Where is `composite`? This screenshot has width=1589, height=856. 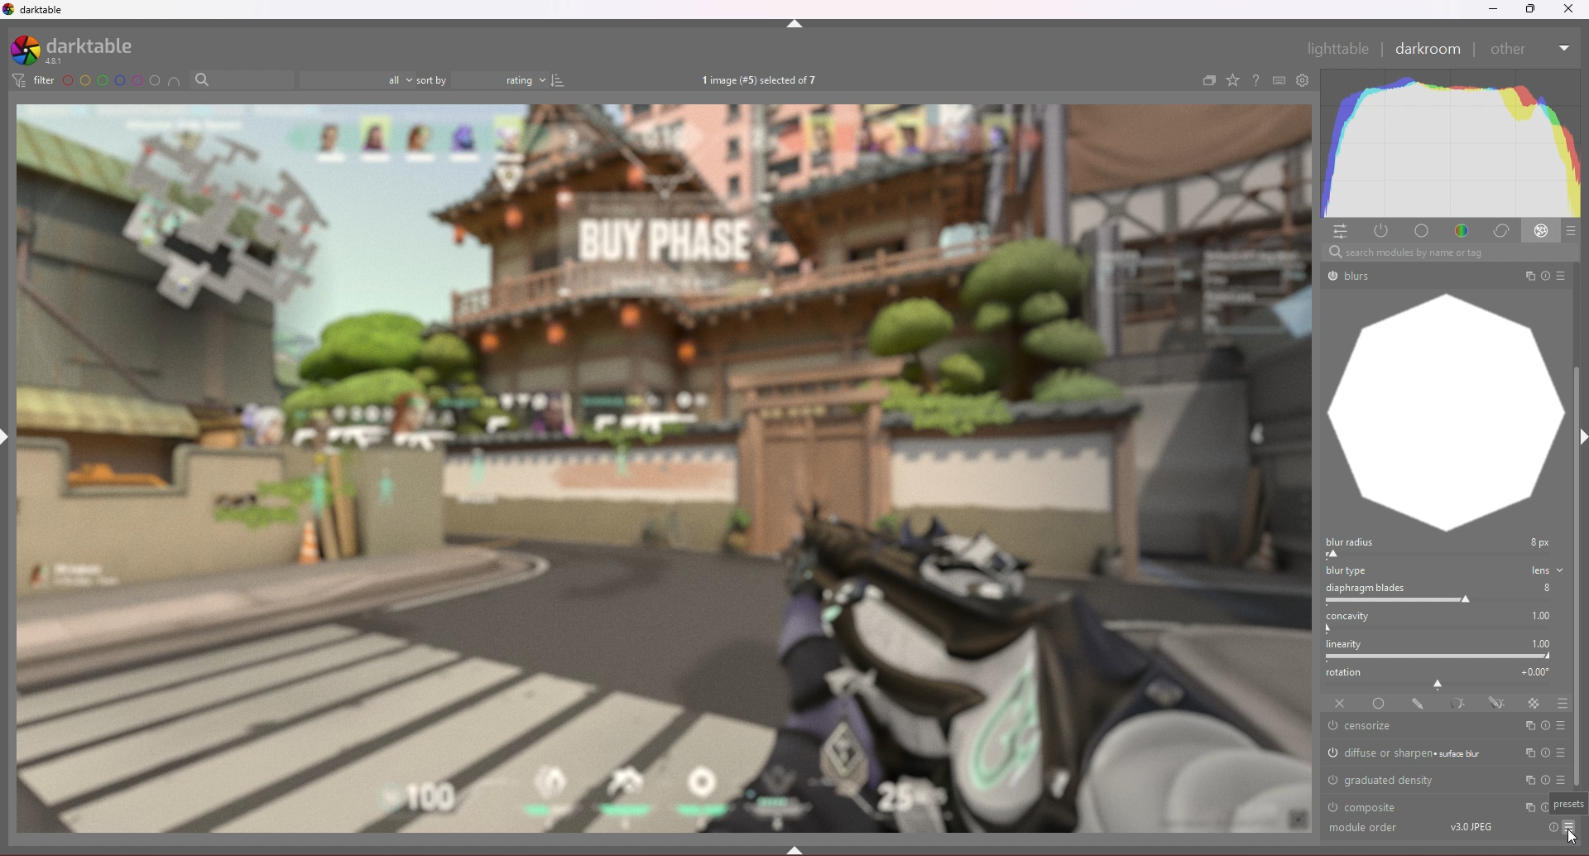 composite is located at coordinates (1367, 806).